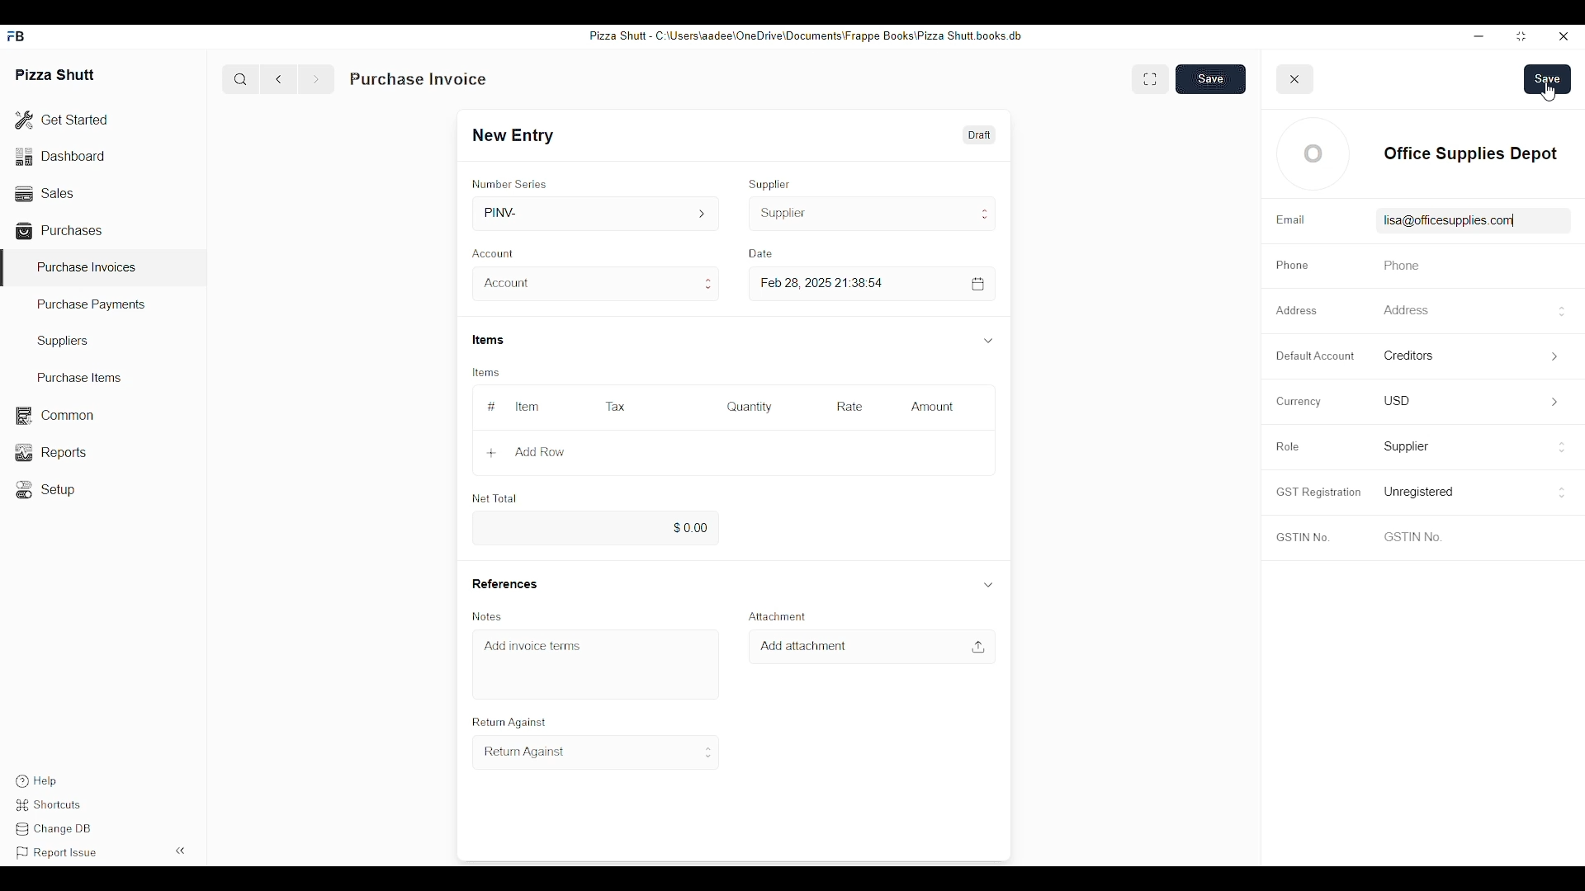 The height and width of the screenshot is (891, 1585). What do you see at coordinates (1554, 403) in the screenshot?
I see `>` at bounding box center [1554, 403].